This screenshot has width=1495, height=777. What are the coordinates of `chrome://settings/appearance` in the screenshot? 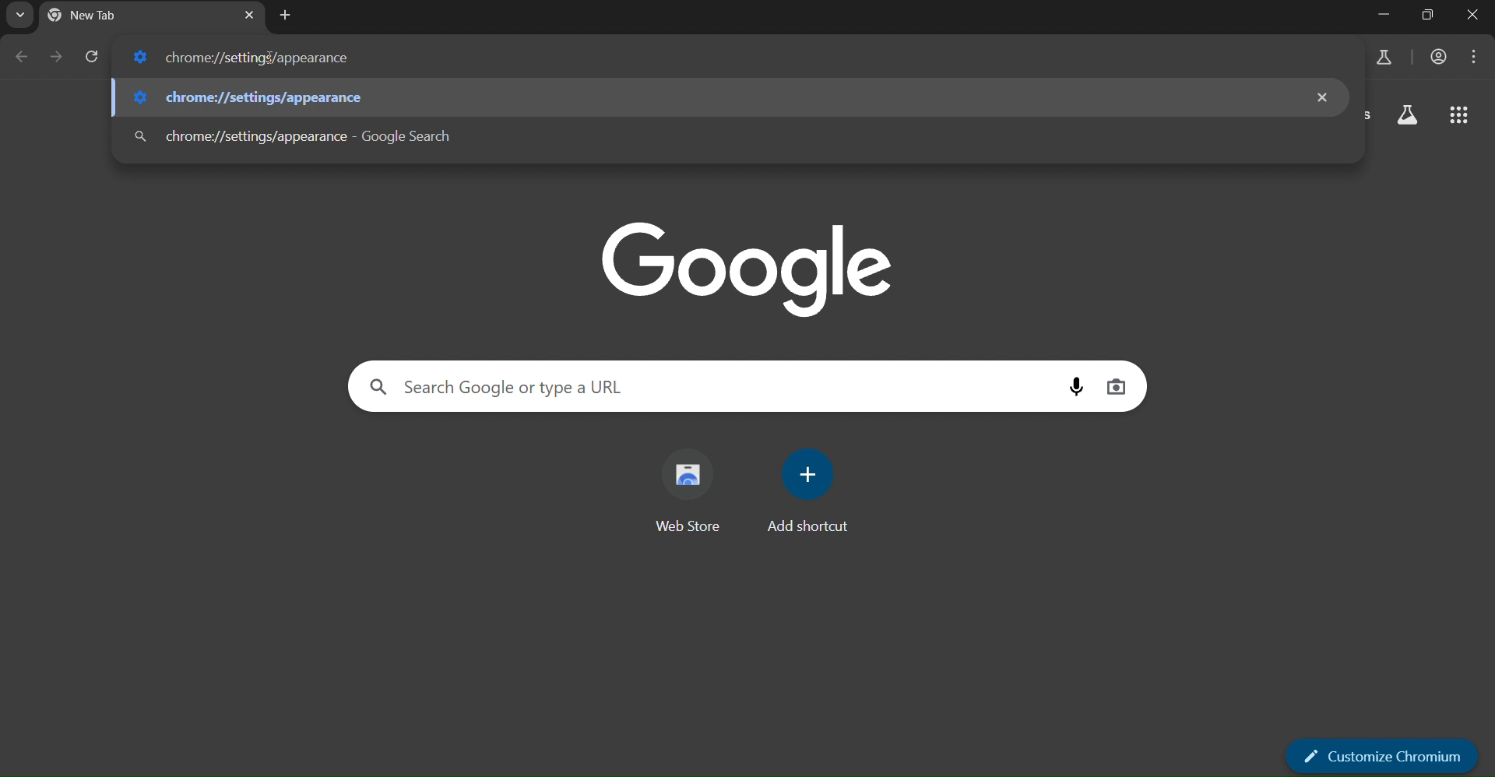 It's located at (252, 58).